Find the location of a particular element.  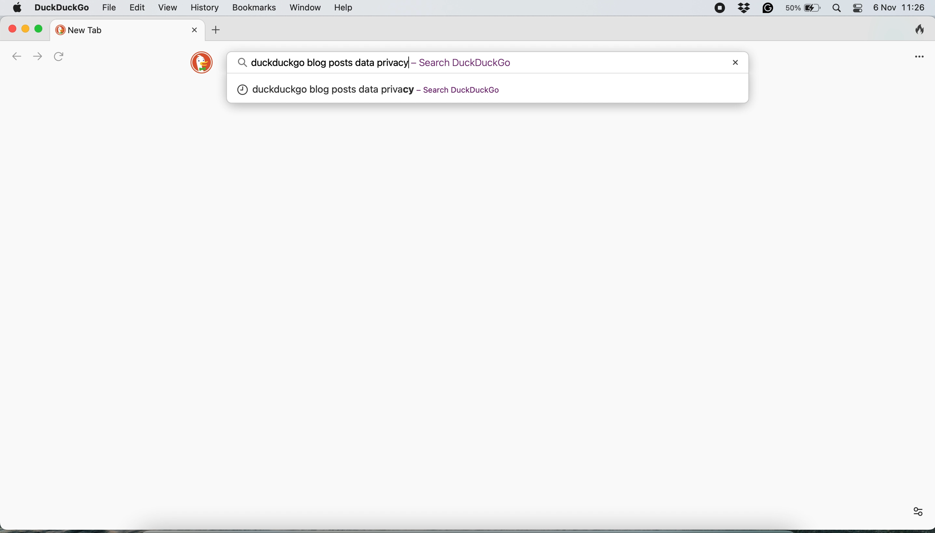

duckduckgo is located at coordinates (62, 8).